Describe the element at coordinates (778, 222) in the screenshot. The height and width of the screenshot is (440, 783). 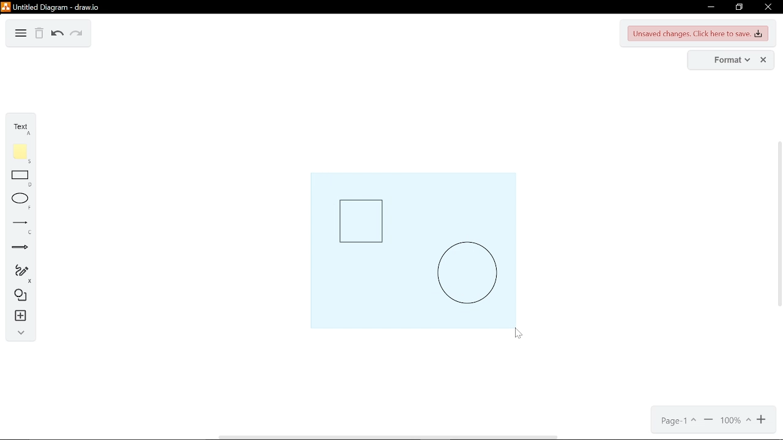
I see `vertical scrollbar` at that location.